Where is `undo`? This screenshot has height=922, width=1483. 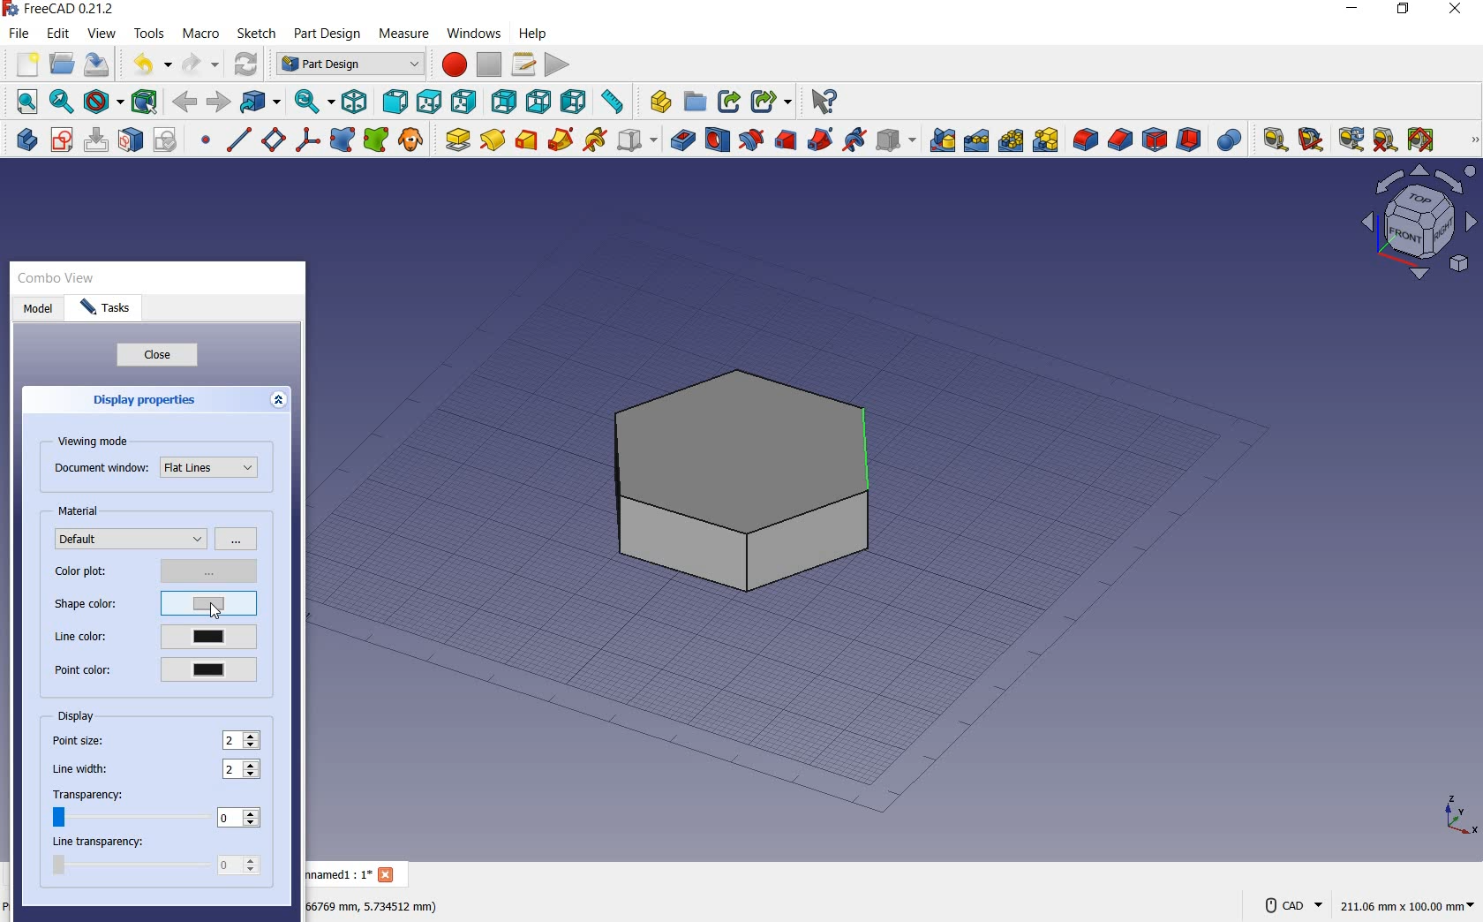 undo is located at coordinates (150, 65).